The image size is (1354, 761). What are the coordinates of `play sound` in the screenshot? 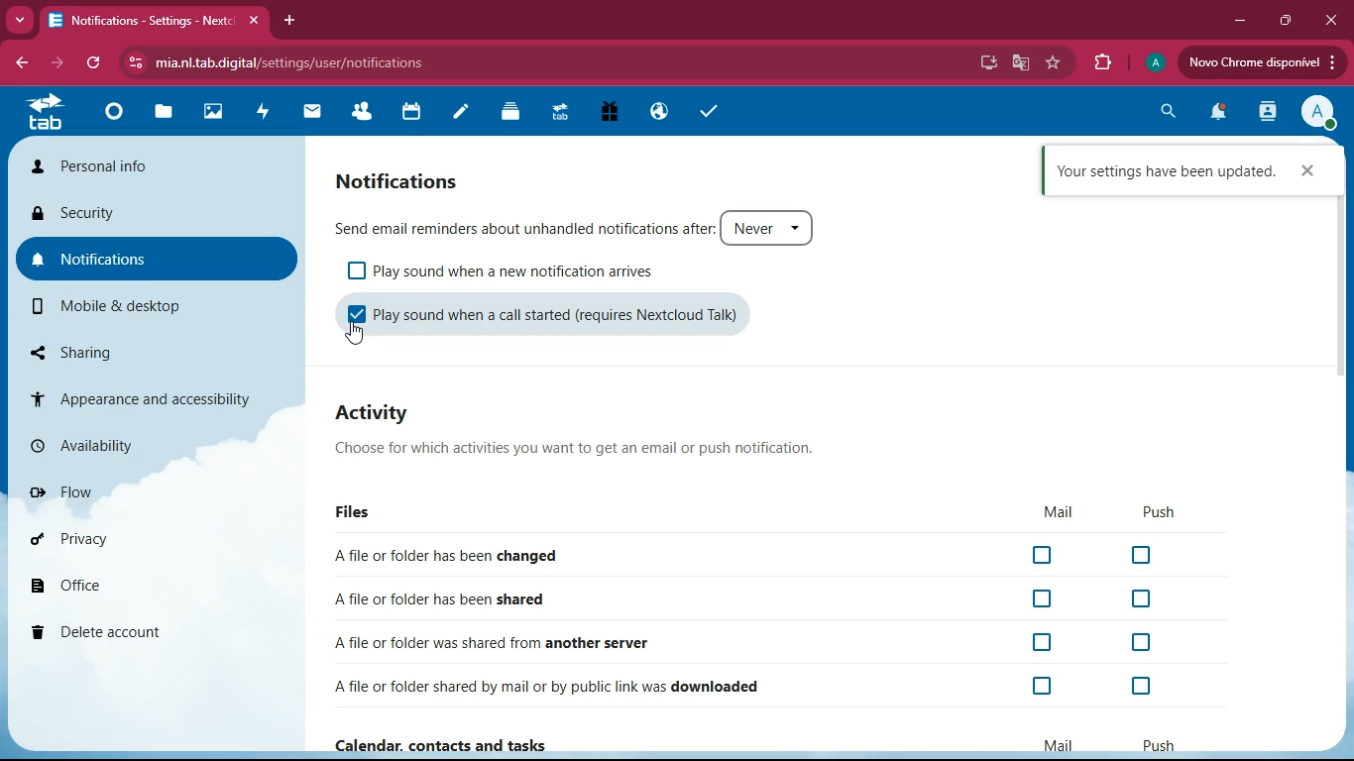 It's located at (529, 272).